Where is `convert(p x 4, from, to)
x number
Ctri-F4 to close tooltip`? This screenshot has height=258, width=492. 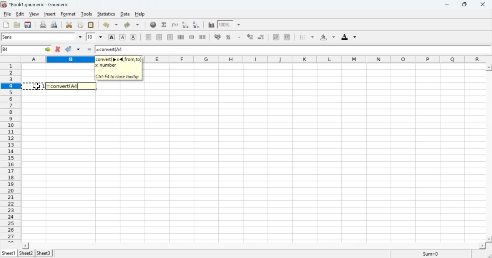
convert(p x 4, from, to)
x number
Ctri-F4 to close tooltip is located at coordinates (118, 68).